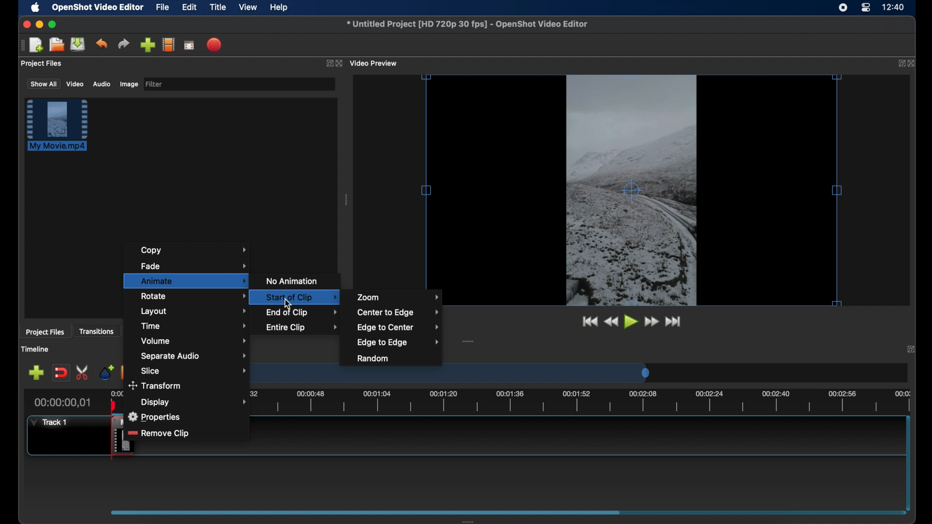 The height and width of the screenshot is (524, 932). Describe the element at coordinates (36, 373) in the screenshot. I see `add track` at that location.